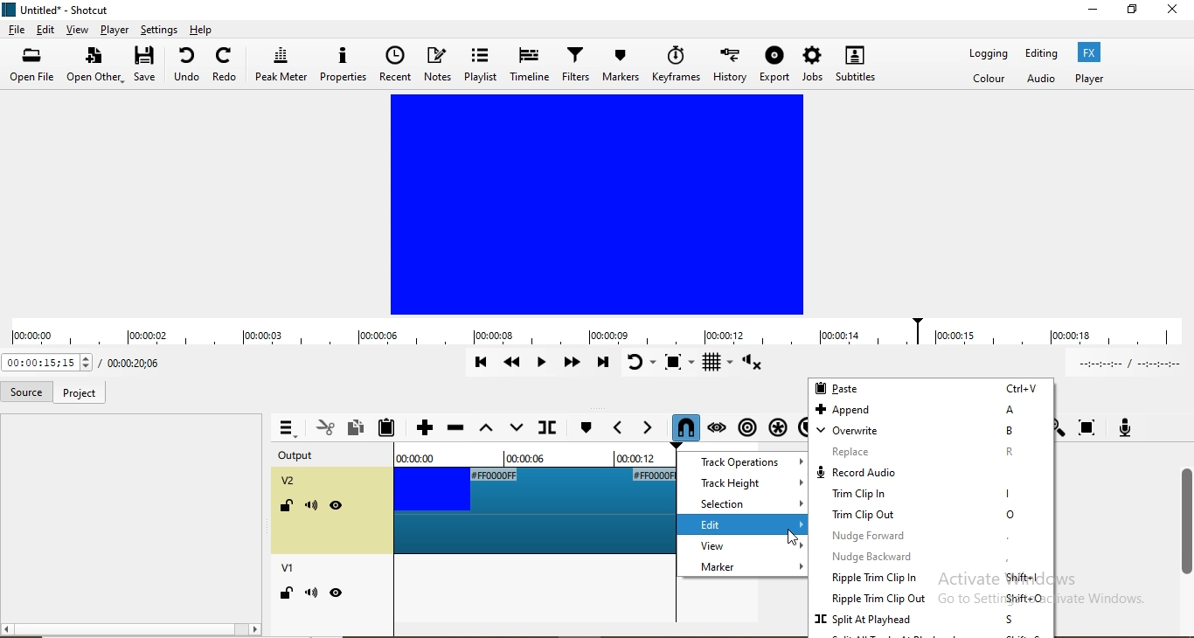 The image size is (1194, 638). Describe the element at coordinates (774, 423) in the screenshot. I see `Ripple all tracks` at that location.